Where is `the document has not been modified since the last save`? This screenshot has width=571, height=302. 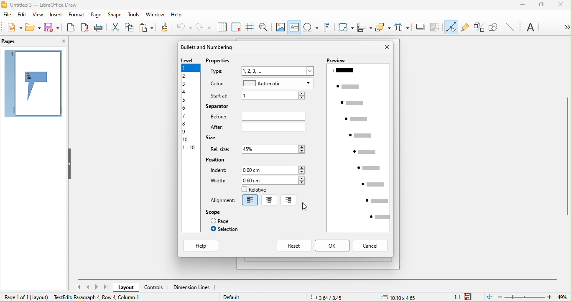
the document has not been modified since the last save is located at coordinates (472, 297).